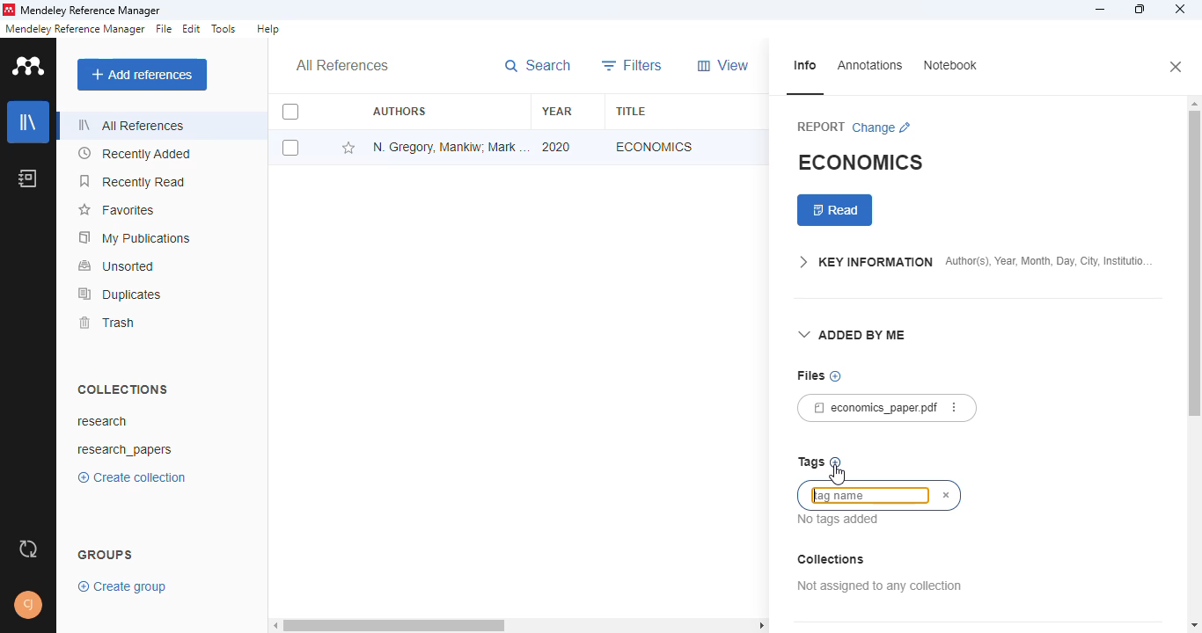 This screenshot has height=633, width=1202. What do you see at coordinates (839, 520) in the screenshot?
I see `no tags added` at bounding box center [839, 520].